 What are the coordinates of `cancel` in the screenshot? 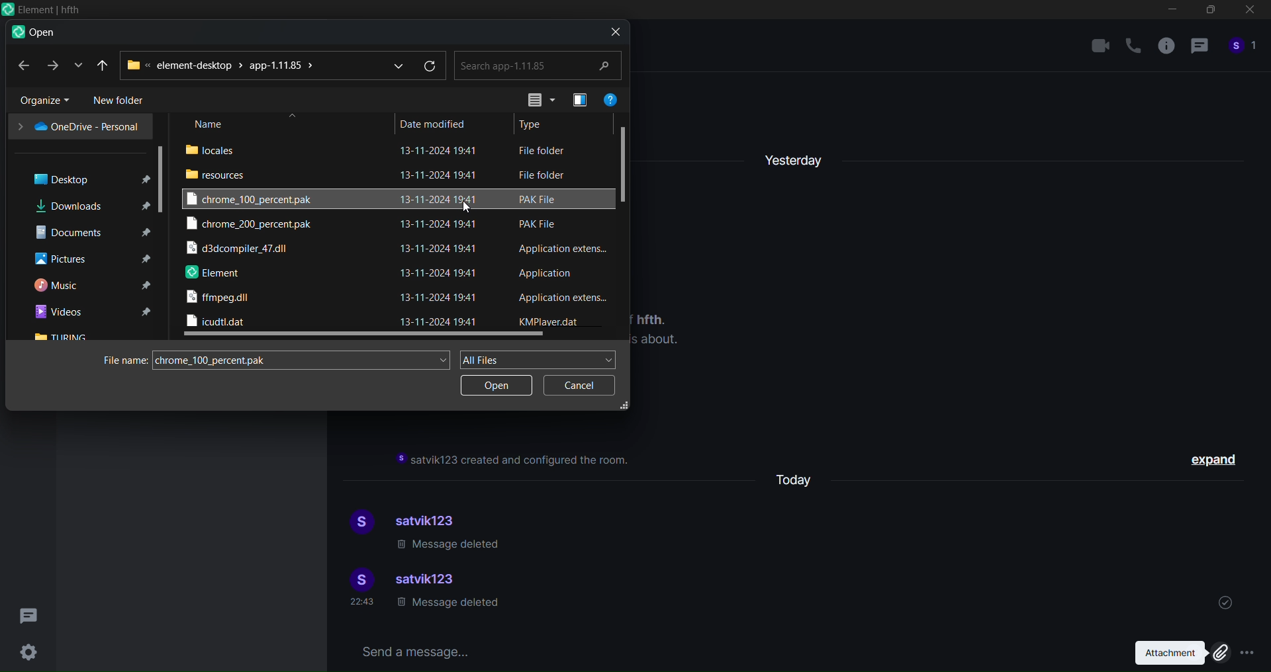 It's located at (575, 385).